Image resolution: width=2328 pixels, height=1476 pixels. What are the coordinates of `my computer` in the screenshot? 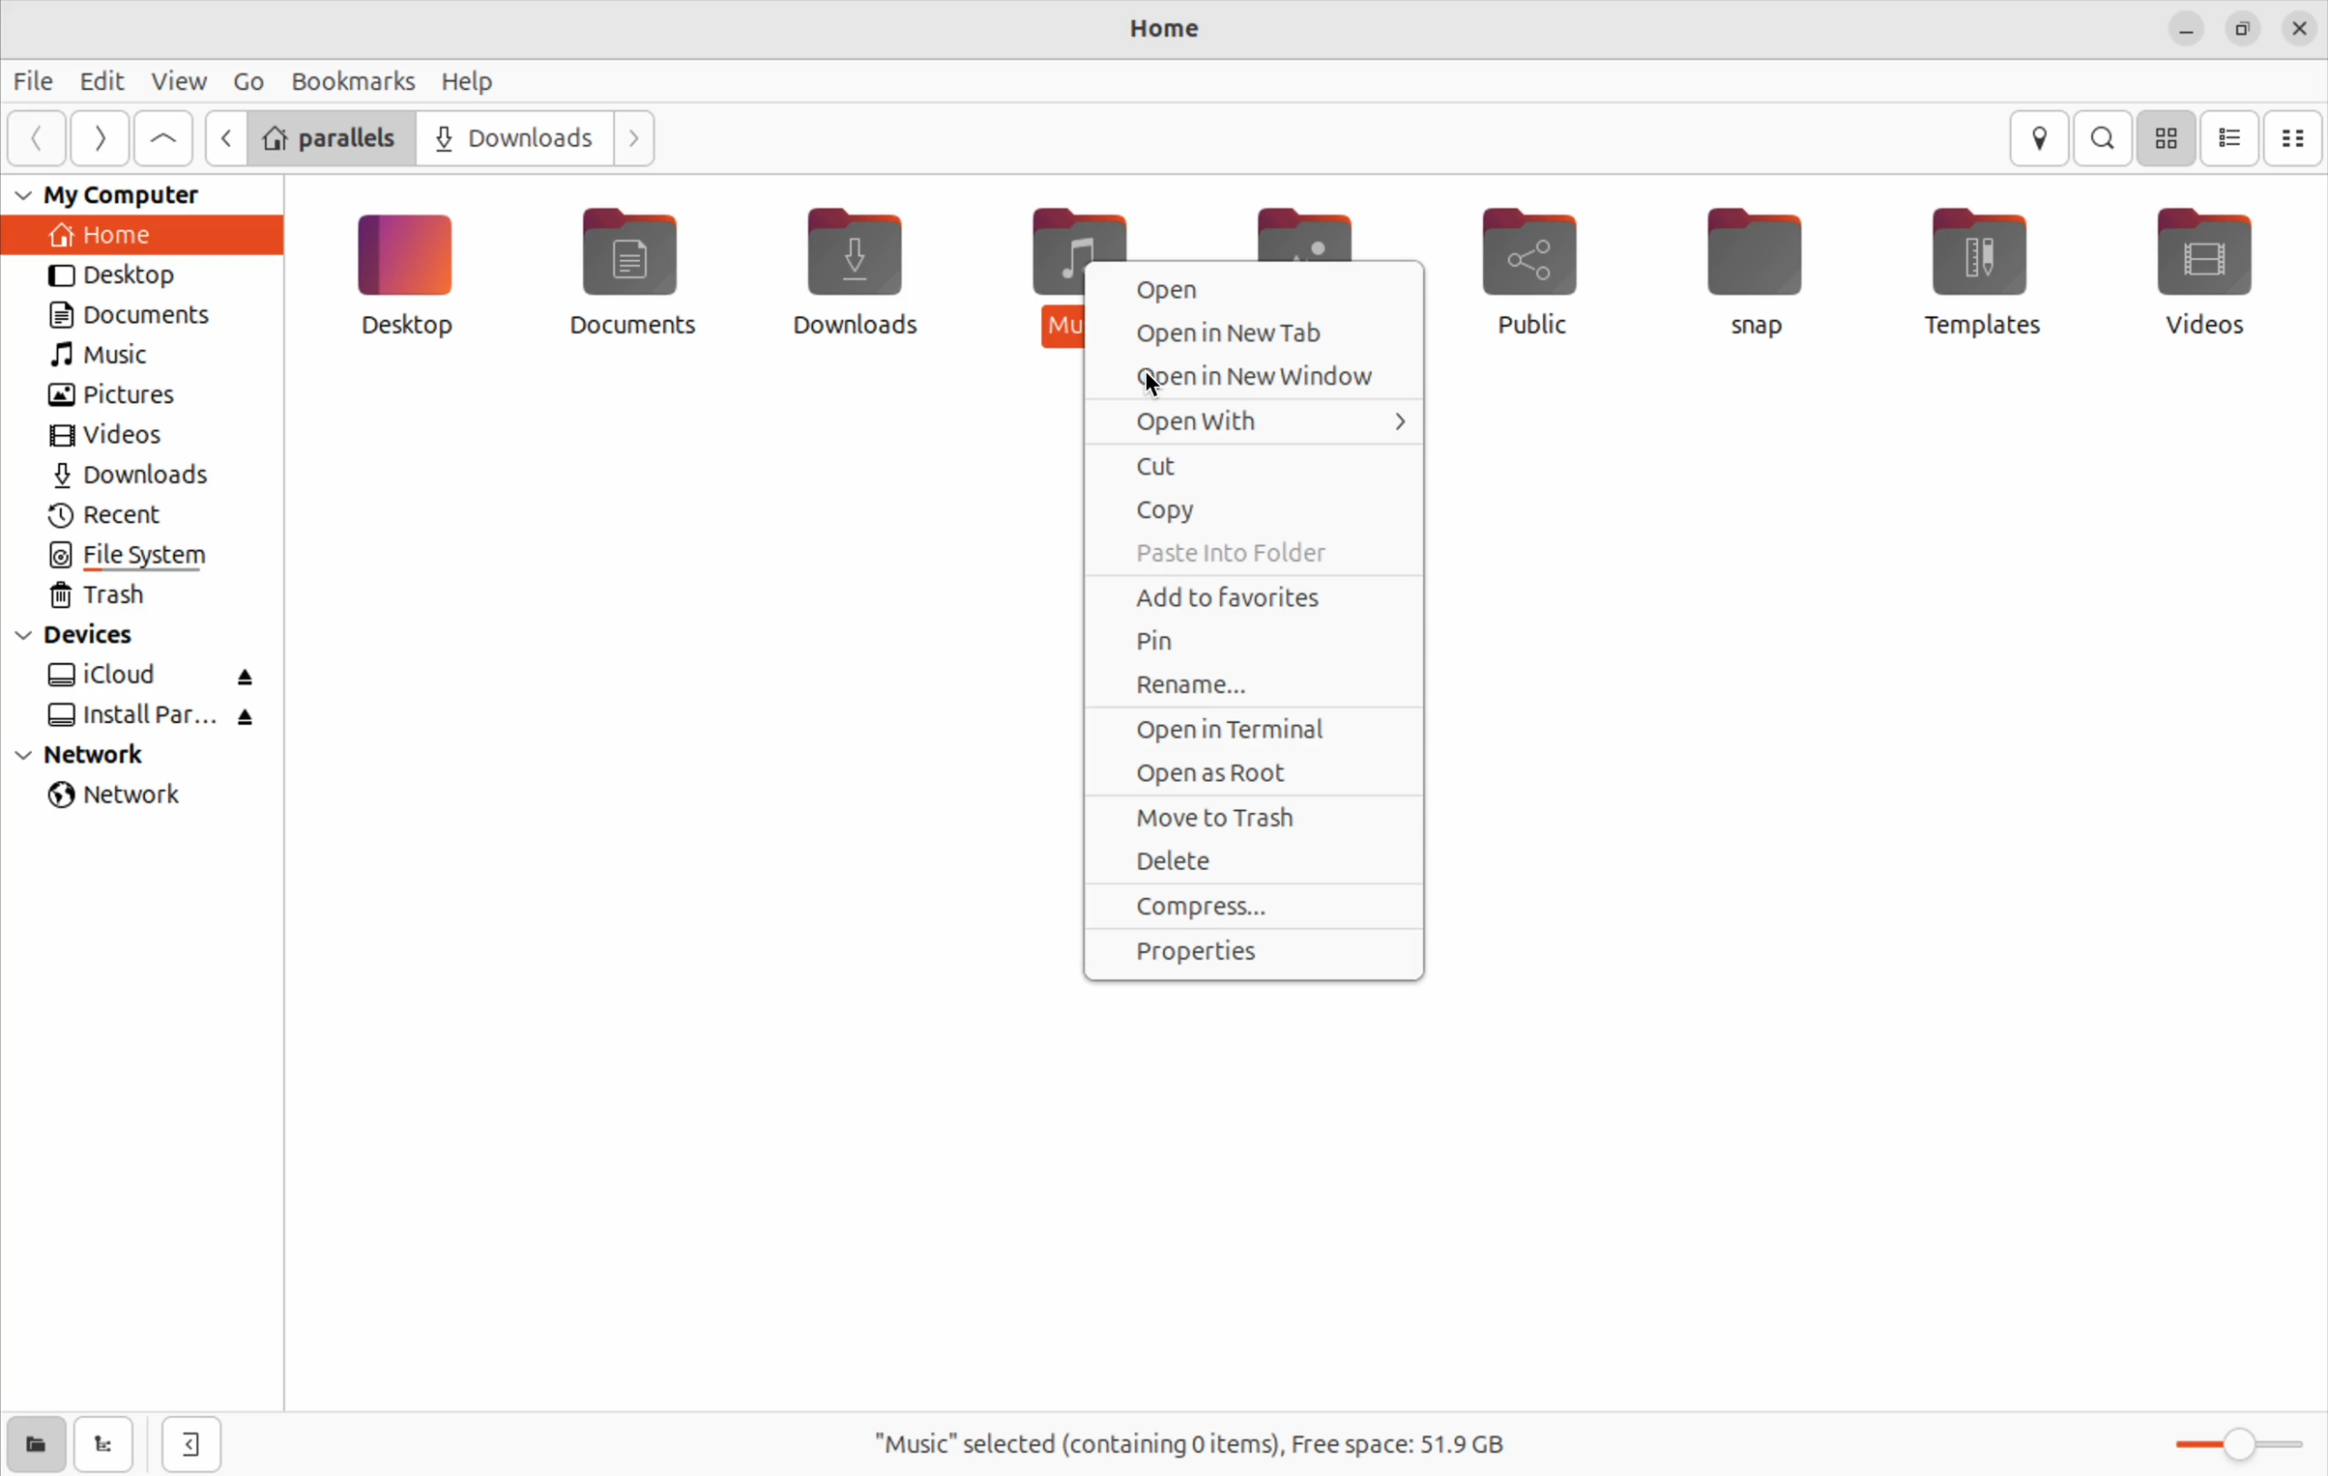 It's located at (126, 194).